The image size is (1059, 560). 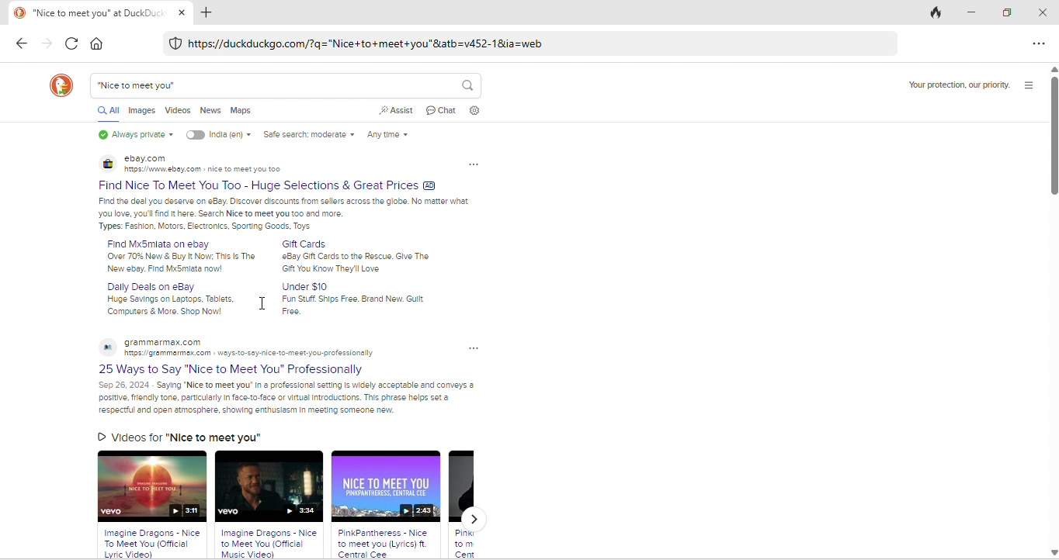 I want to click on y cbevcom
hps:/iwww.abey.com » nice 10 meet you 100, so click(x=145, y=158).